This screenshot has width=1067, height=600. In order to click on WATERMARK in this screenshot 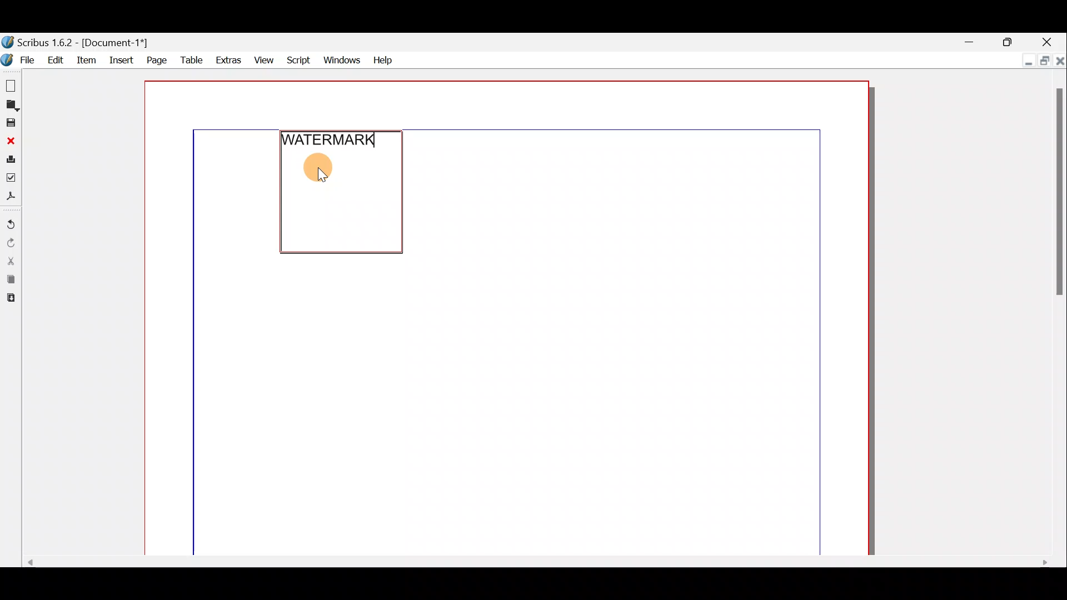, I will do `click(332, 139)`.